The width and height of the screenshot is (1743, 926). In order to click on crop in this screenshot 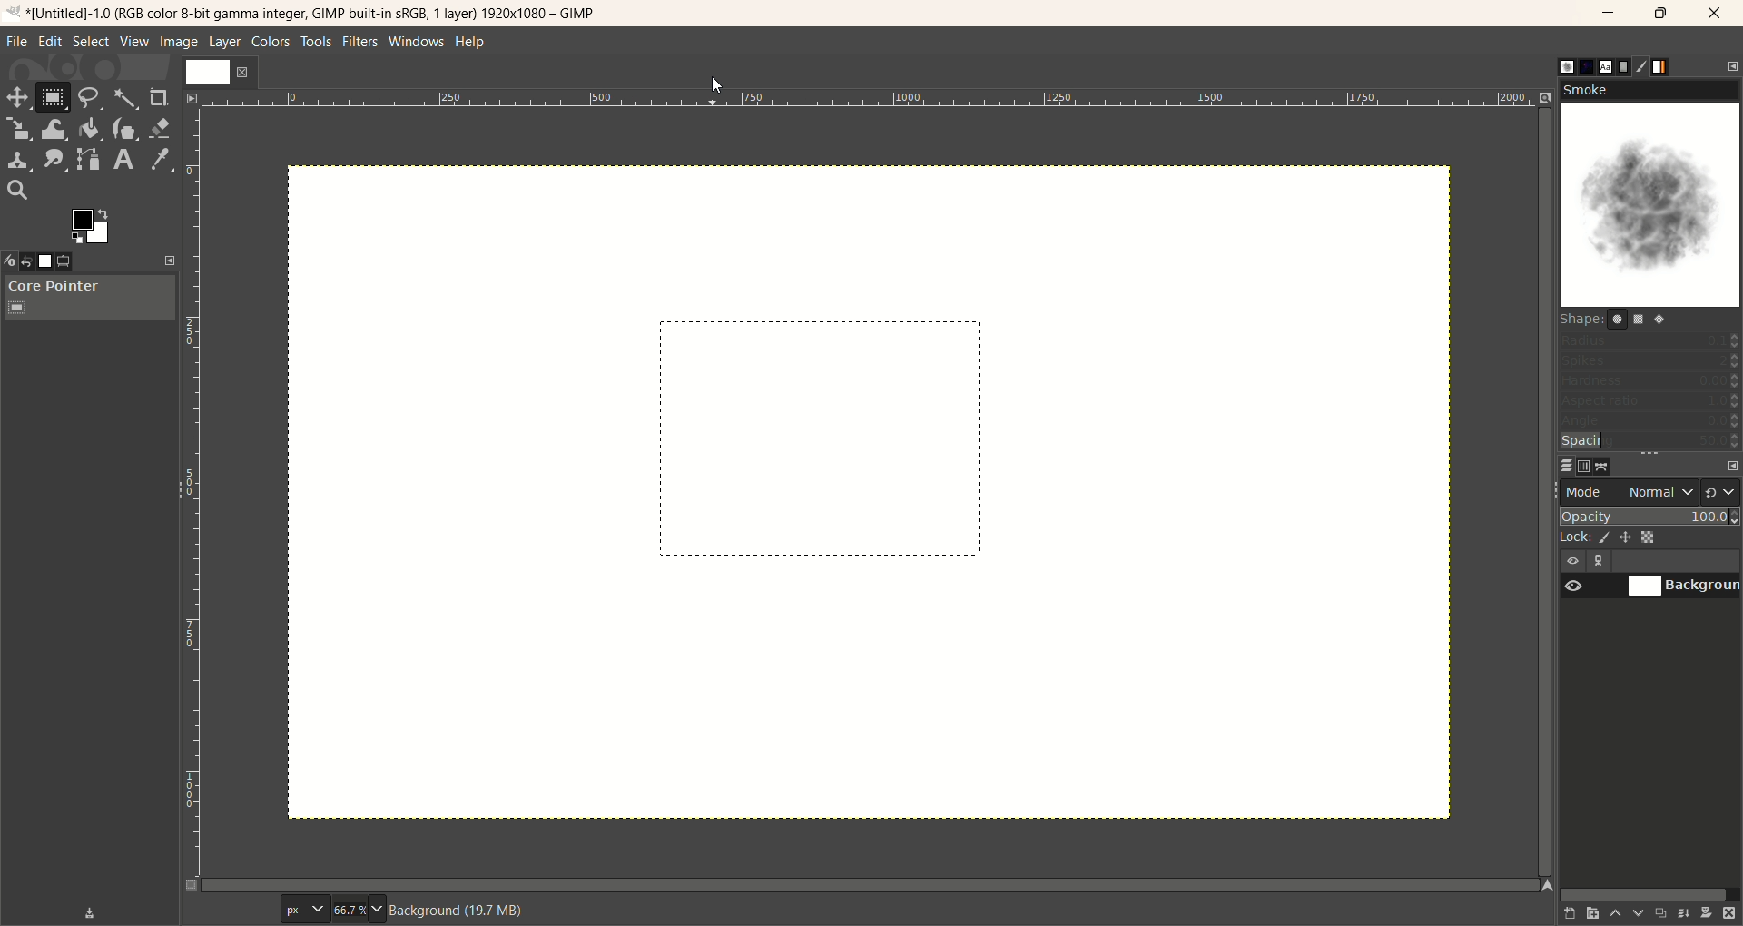, I will do `click(162, 100)`.